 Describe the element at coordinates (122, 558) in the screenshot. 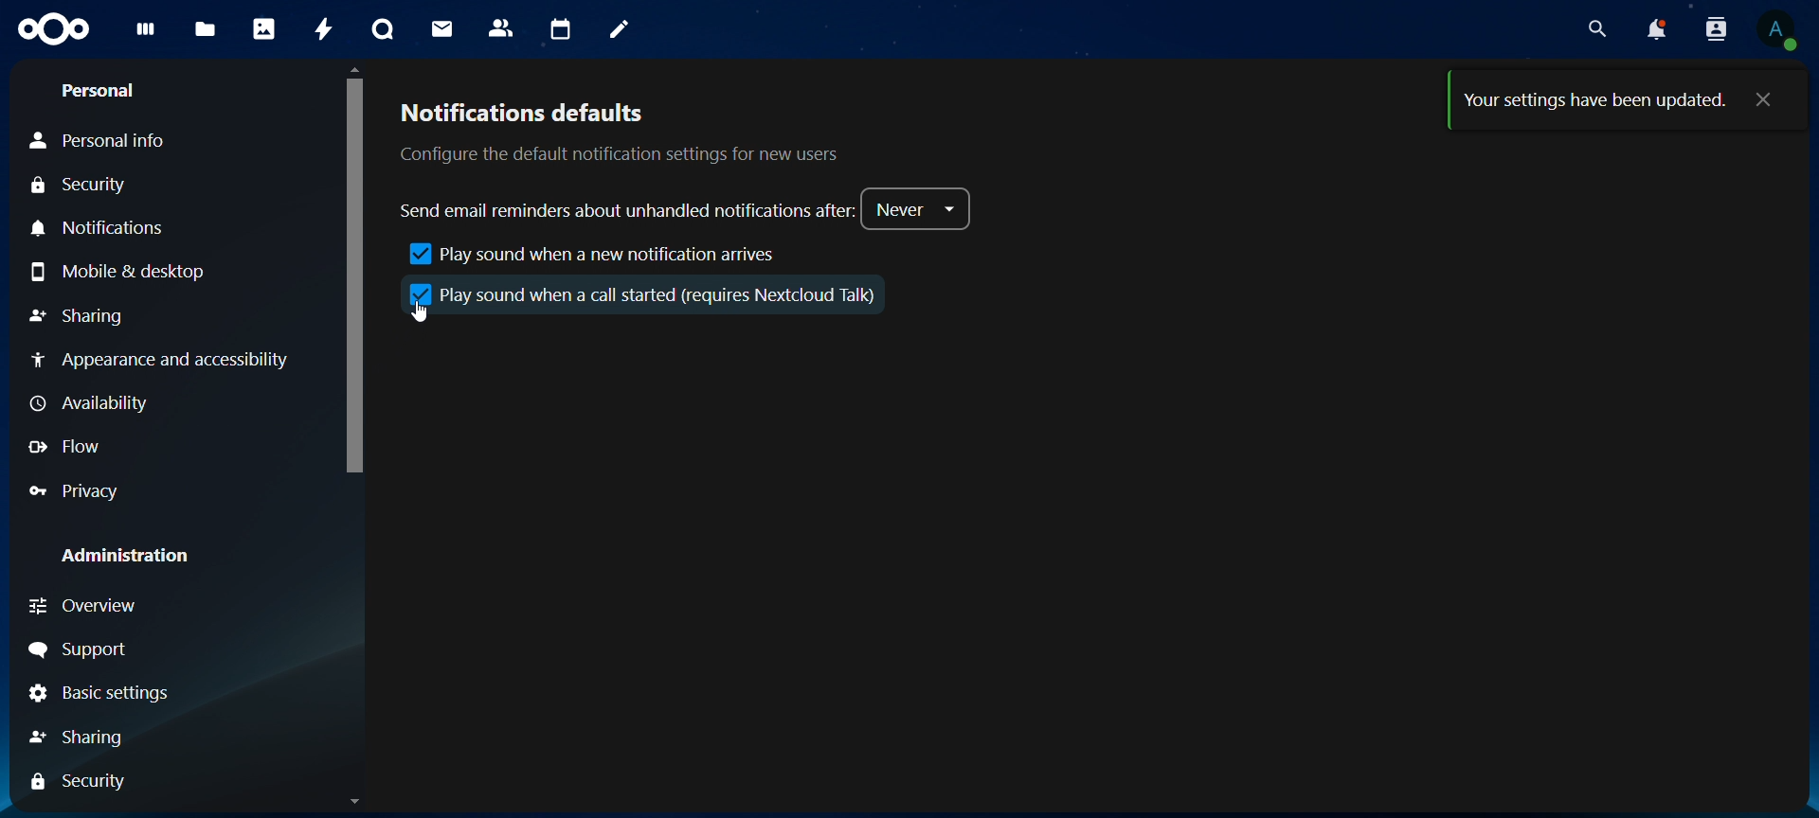

I see `Administration` at that location.